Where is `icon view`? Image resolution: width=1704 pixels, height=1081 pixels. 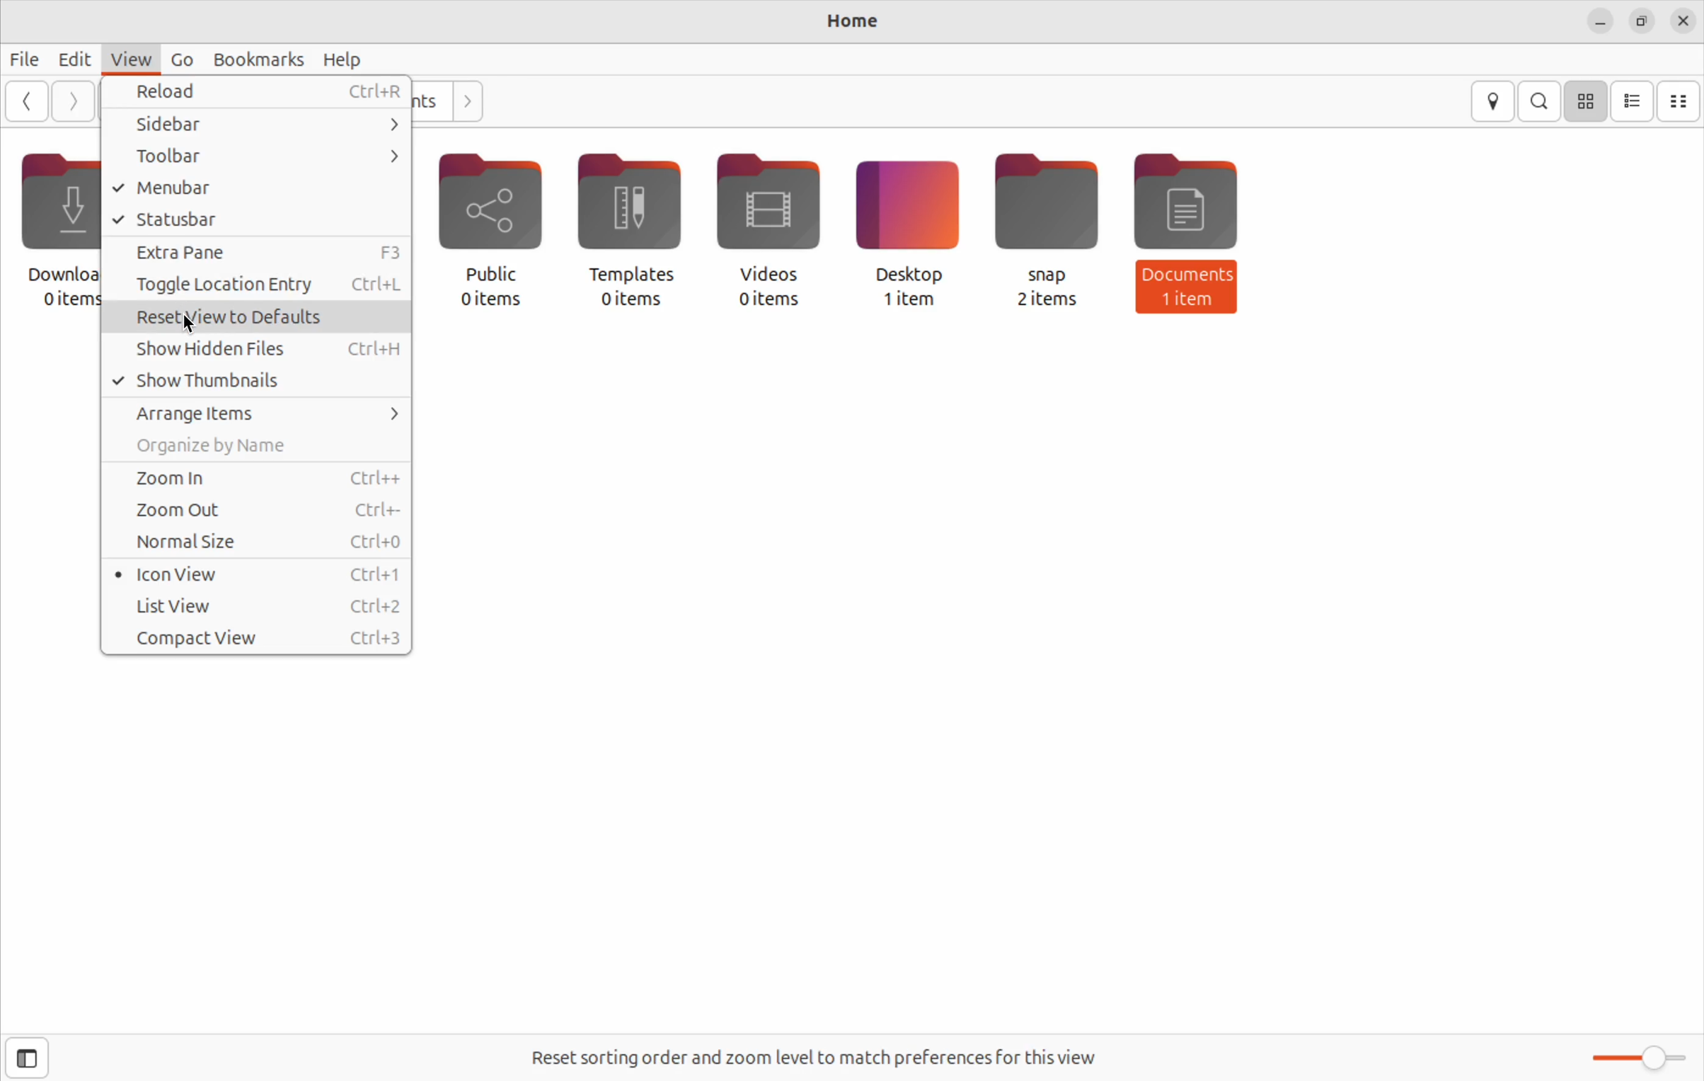 icon view is located at coordinates (1588, 100).